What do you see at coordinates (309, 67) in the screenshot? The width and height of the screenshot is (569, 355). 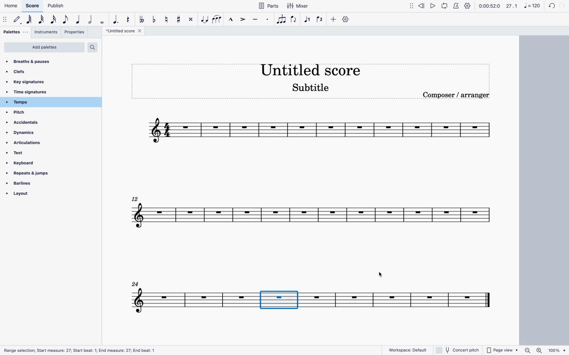 I see `score title` at bounding box center [309, 67].